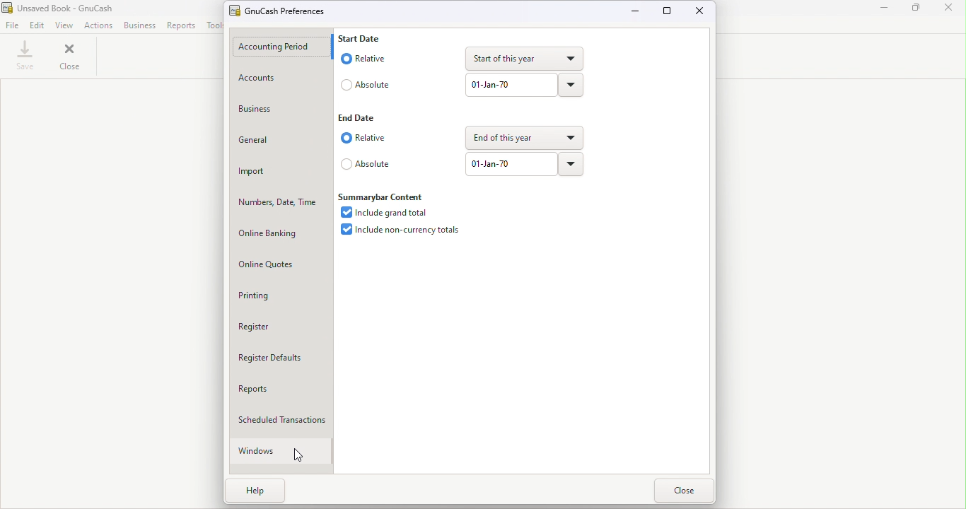 This screenshot has width=966, height=509. I want to click on Online Banking, so click(282, 233).